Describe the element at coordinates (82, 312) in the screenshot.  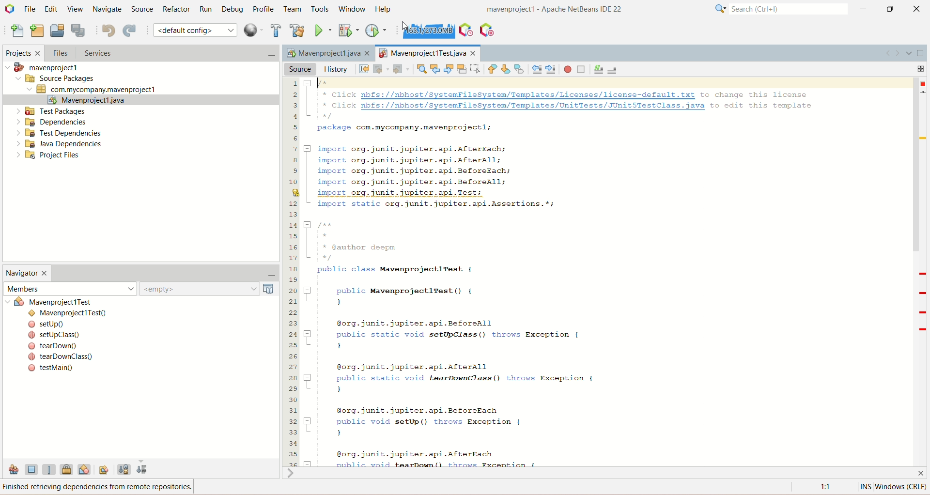
I see `mavenproject1test()` at that location.